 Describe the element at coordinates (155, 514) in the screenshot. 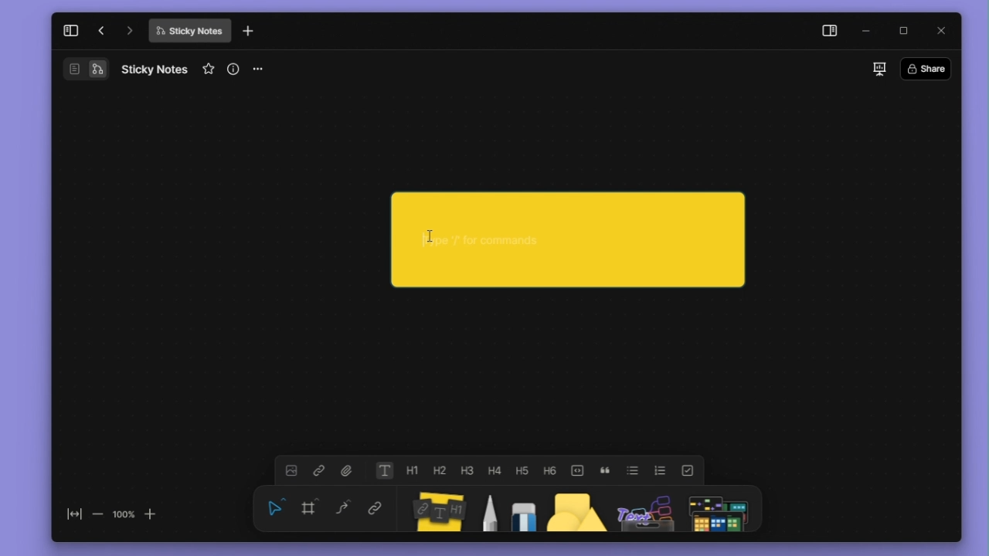

I see `zoom in` at that location.